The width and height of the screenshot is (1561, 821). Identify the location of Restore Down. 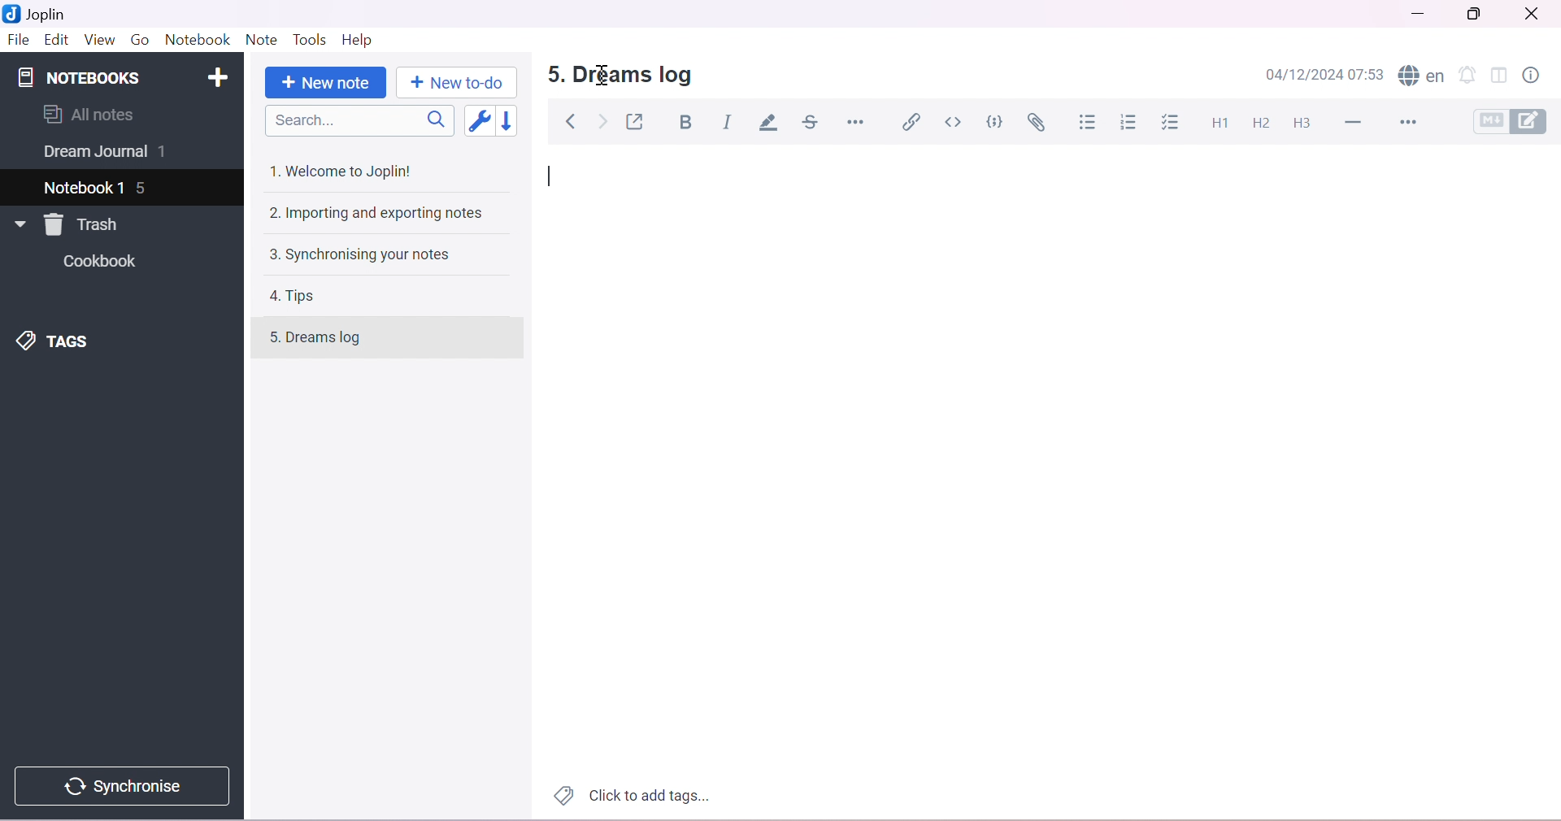
(1481, 14).